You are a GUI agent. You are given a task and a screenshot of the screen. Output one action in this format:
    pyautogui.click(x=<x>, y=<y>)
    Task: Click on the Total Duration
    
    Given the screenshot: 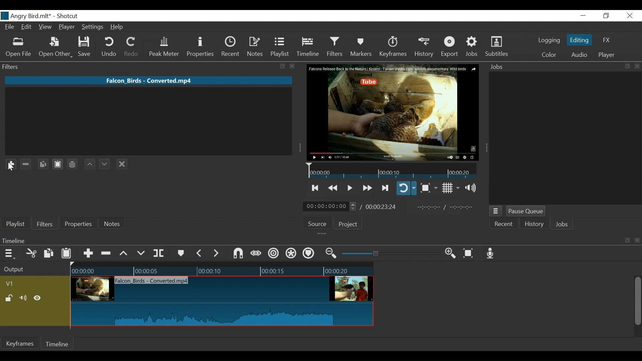 What is the action you would take?
    pyautogui.click(x=382, y=207)
    